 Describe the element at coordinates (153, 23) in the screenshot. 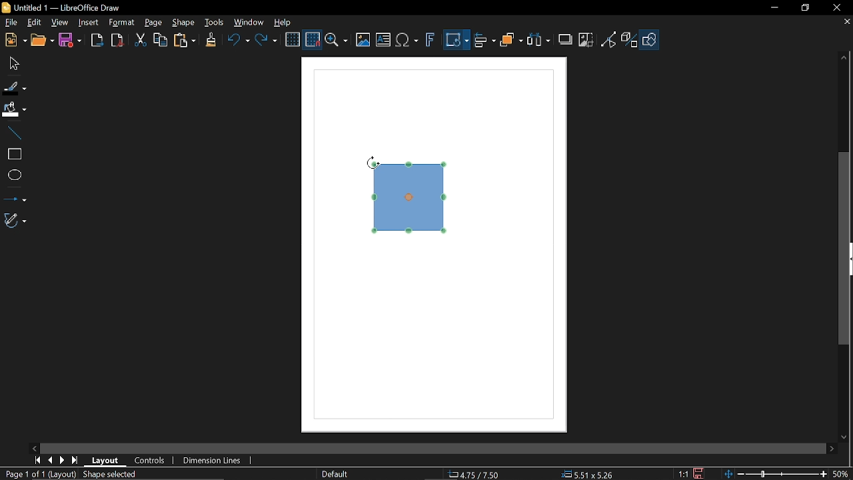

I see `Page` at that location.